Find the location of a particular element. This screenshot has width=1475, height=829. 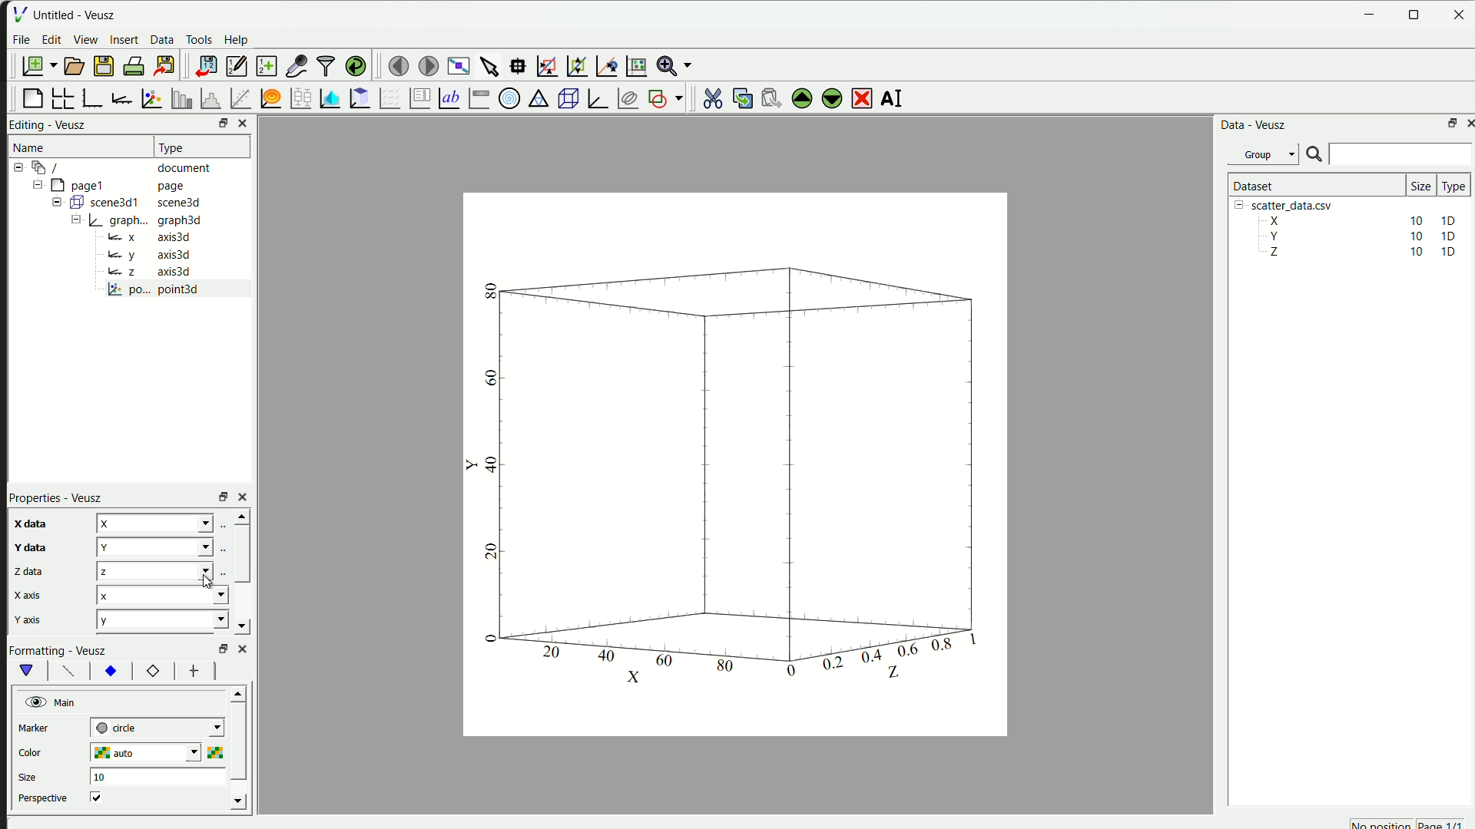

View is located at coordinates (84, 38).